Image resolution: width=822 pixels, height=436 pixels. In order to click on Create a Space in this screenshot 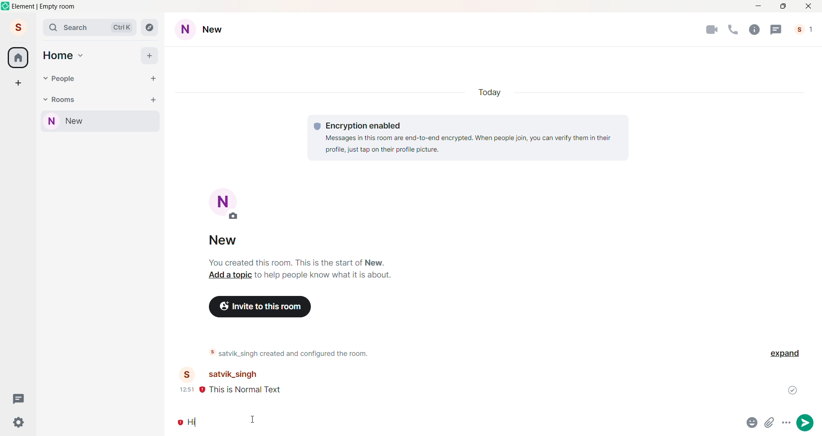, I will do `click(18, 83)`.